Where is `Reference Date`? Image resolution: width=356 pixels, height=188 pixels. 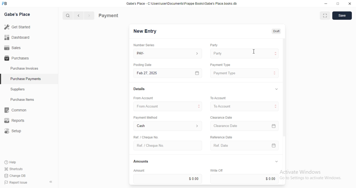
Reference Date is located at coordinates (221, 137).